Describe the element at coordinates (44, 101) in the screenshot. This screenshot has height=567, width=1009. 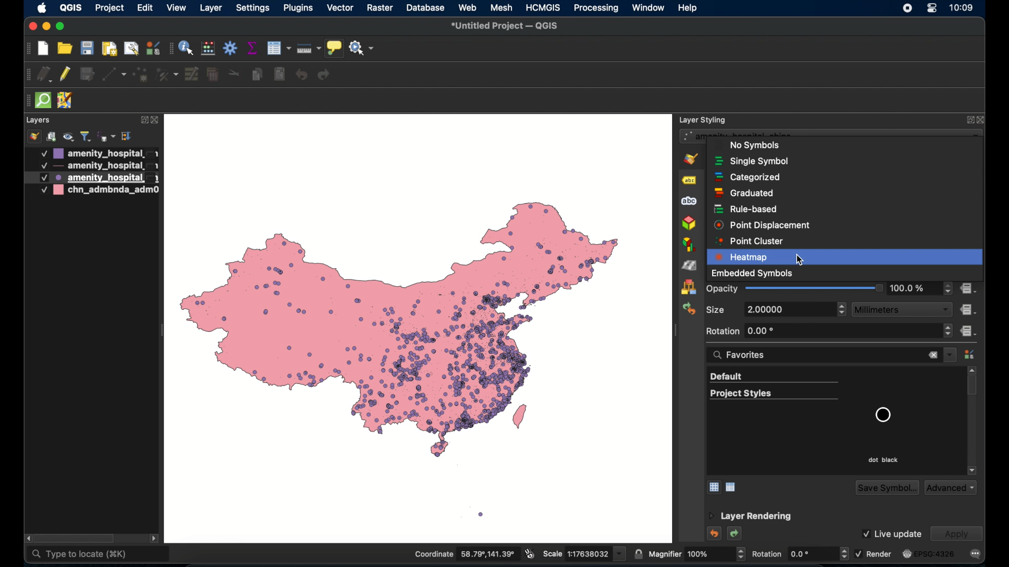
I see `quick som` at that location.